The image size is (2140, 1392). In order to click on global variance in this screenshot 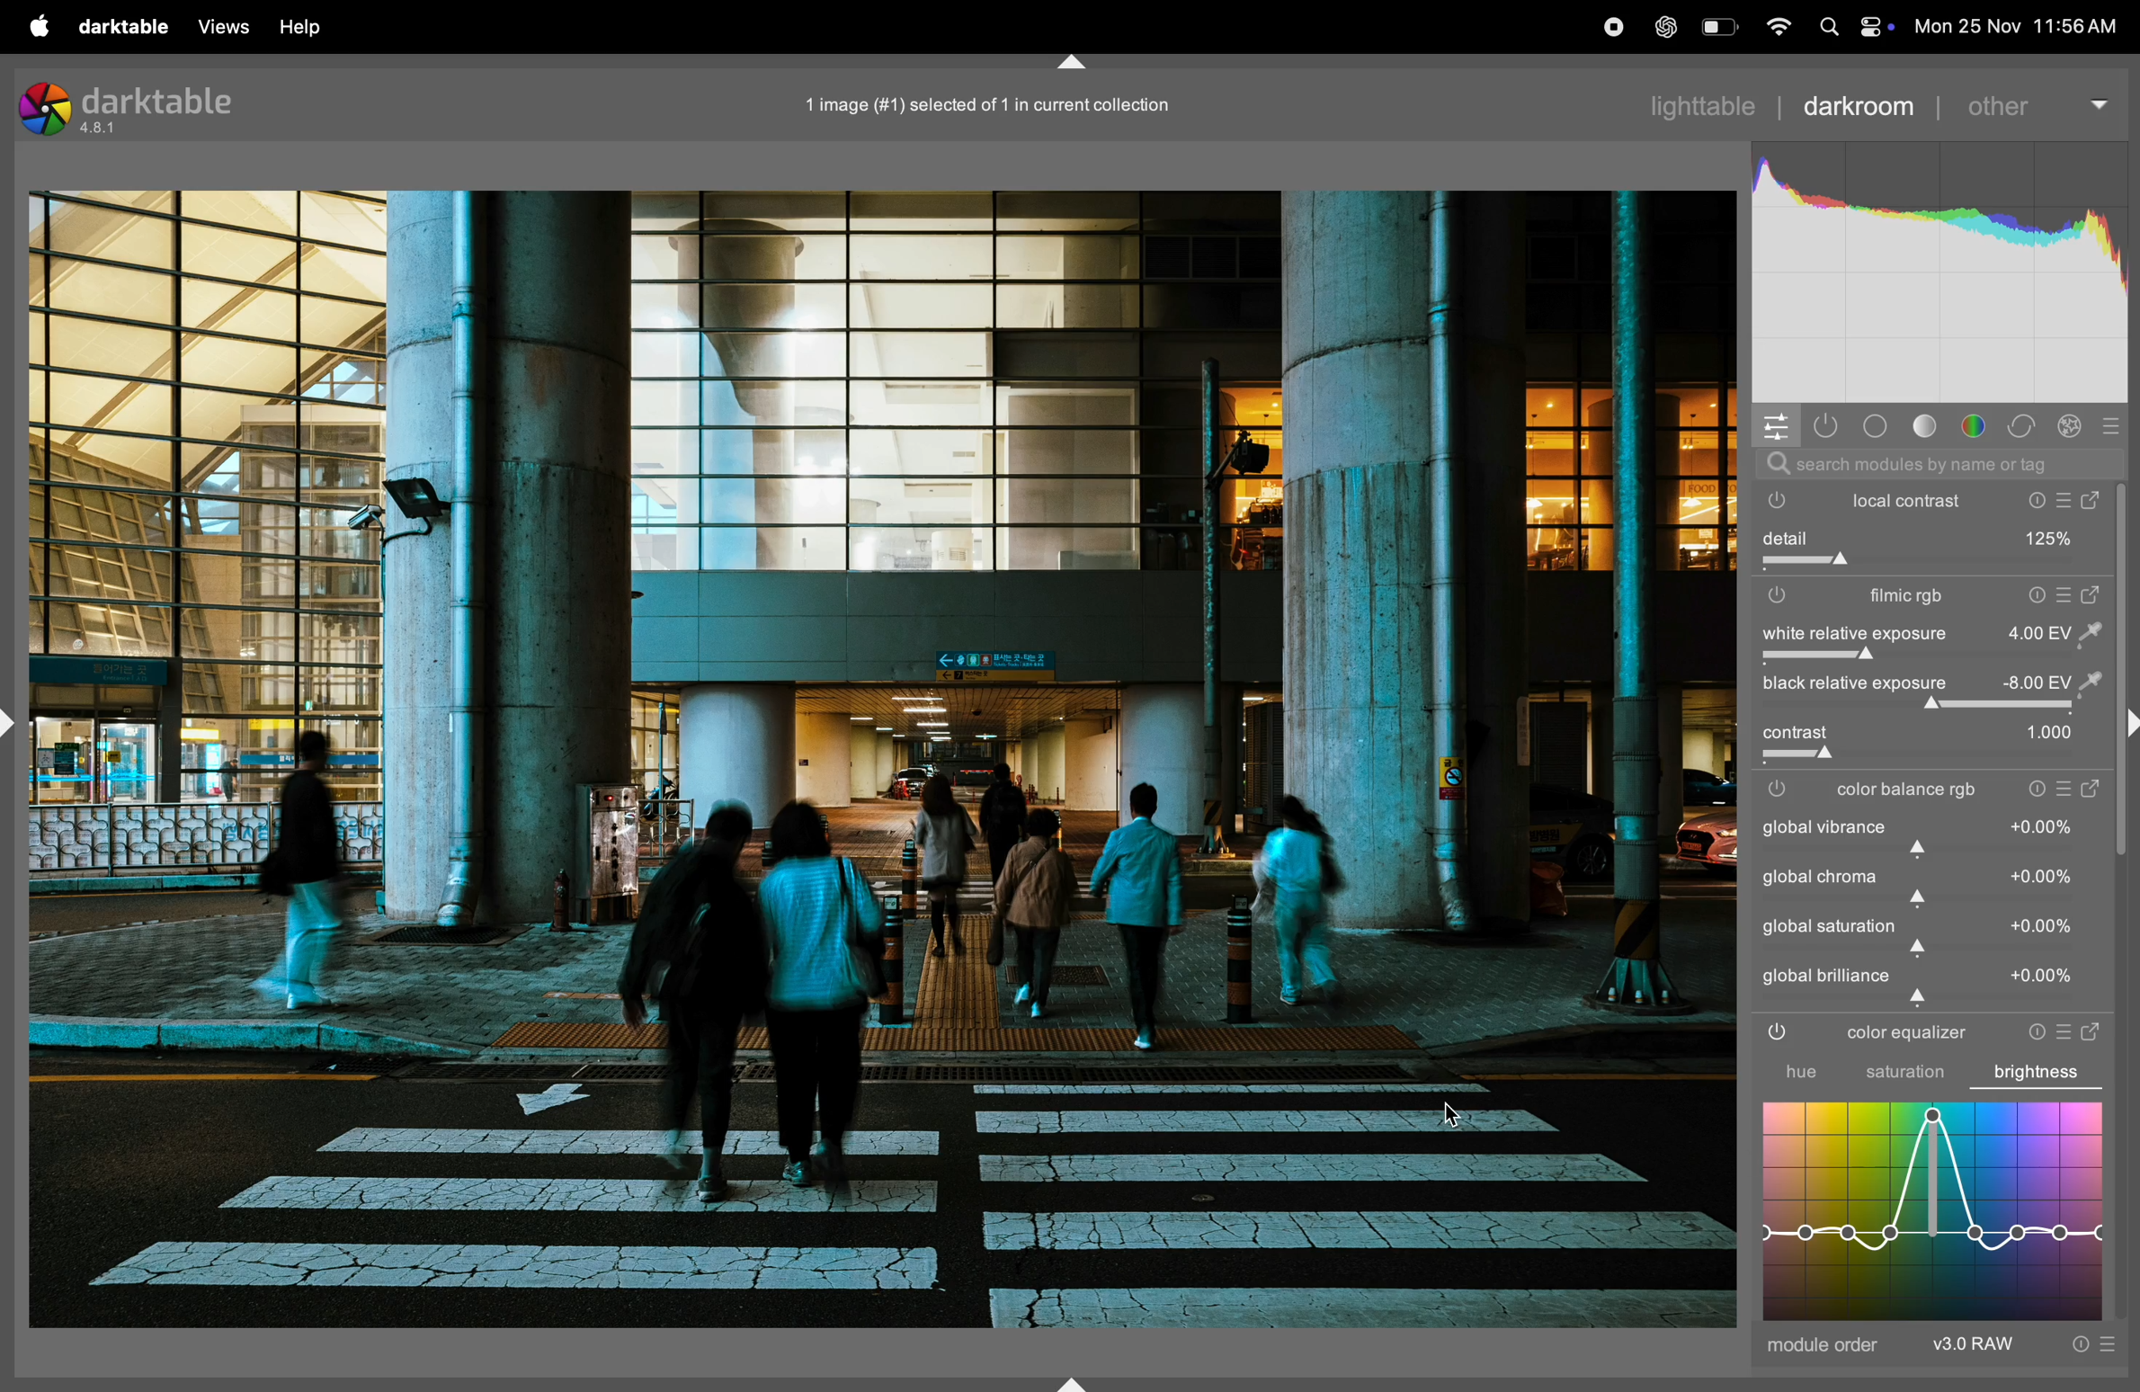, I will do `click(1824, 826)`.